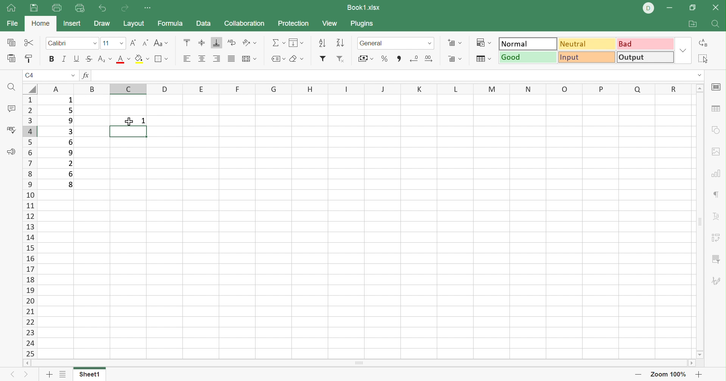 Image resolution: width=726 pixels, height=381 pixels. I want to click on Draw, so click(102, 25).